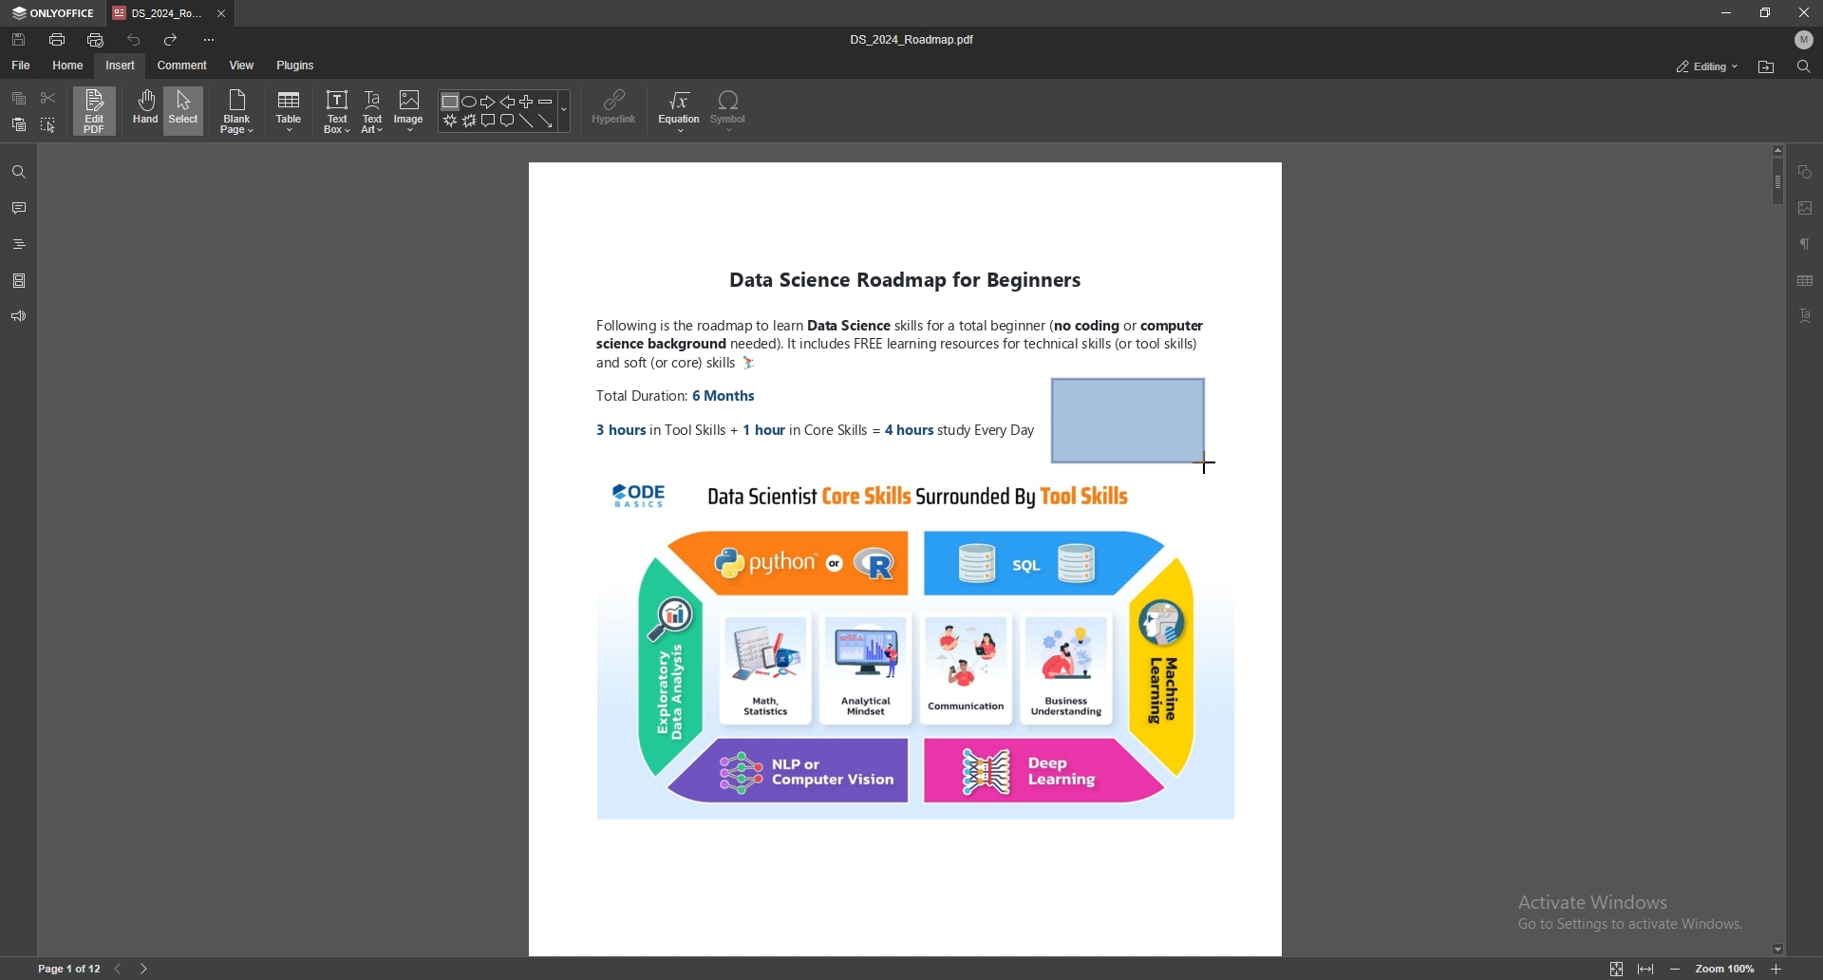 This screenshot has width=1823, height=980. I want to click on profile, so click(1805, 40).